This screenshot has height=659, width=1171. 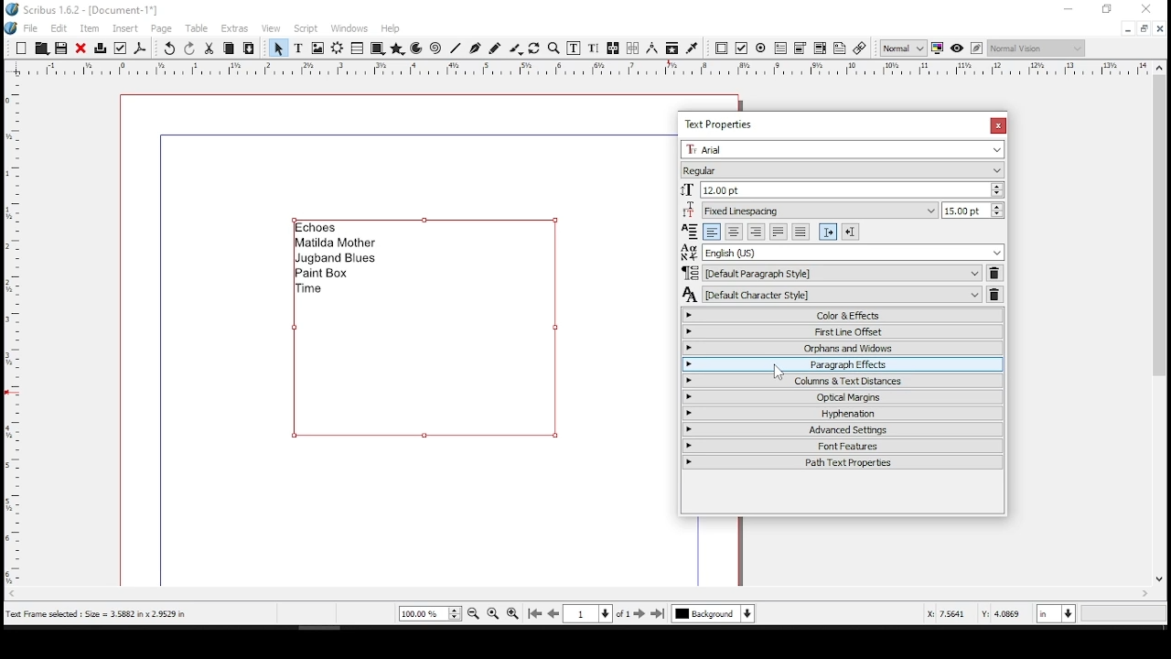 What do you see at coordinates (476, 49) in the screenshot?
I see `bezeir tool` at bounding box center [476, 49].